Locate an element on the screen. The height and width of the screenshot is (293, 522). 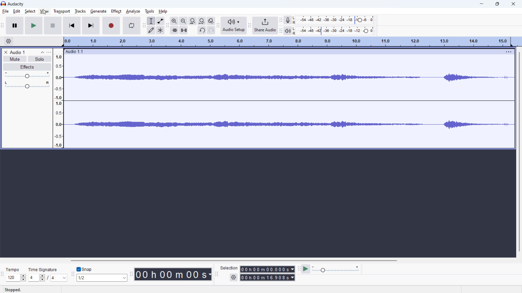
waveform is located at coordinates (276, 126).